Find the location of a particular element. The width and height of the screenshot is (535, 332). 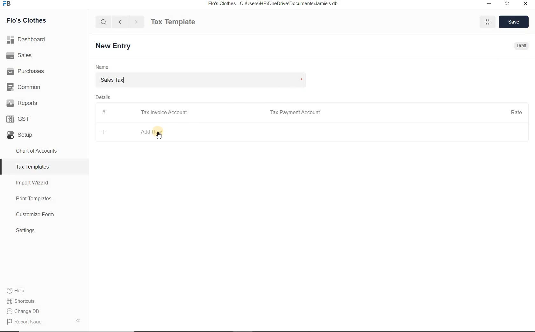

Rate is located at coordinates (516, 112).